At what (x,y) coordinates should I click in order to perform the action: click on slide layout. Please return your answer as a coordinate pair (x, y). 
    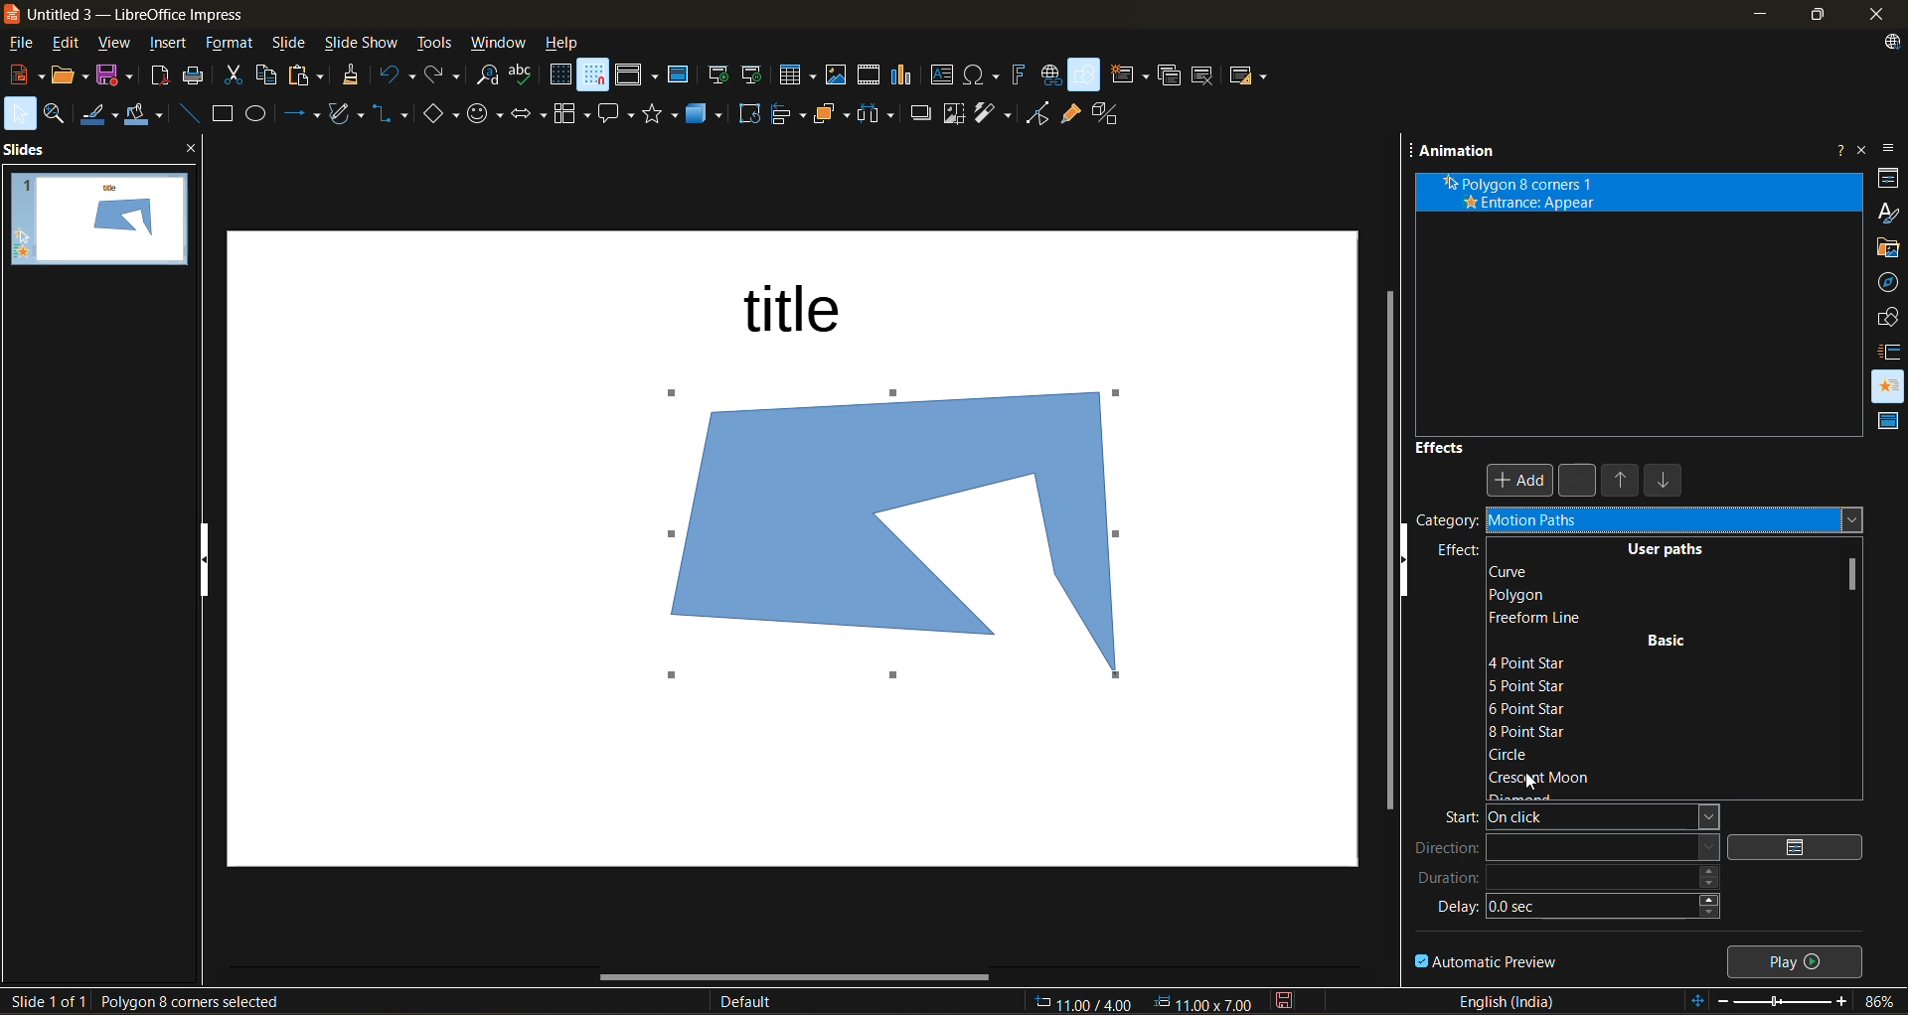
    Looking at the image, I should click on (1250, 78).